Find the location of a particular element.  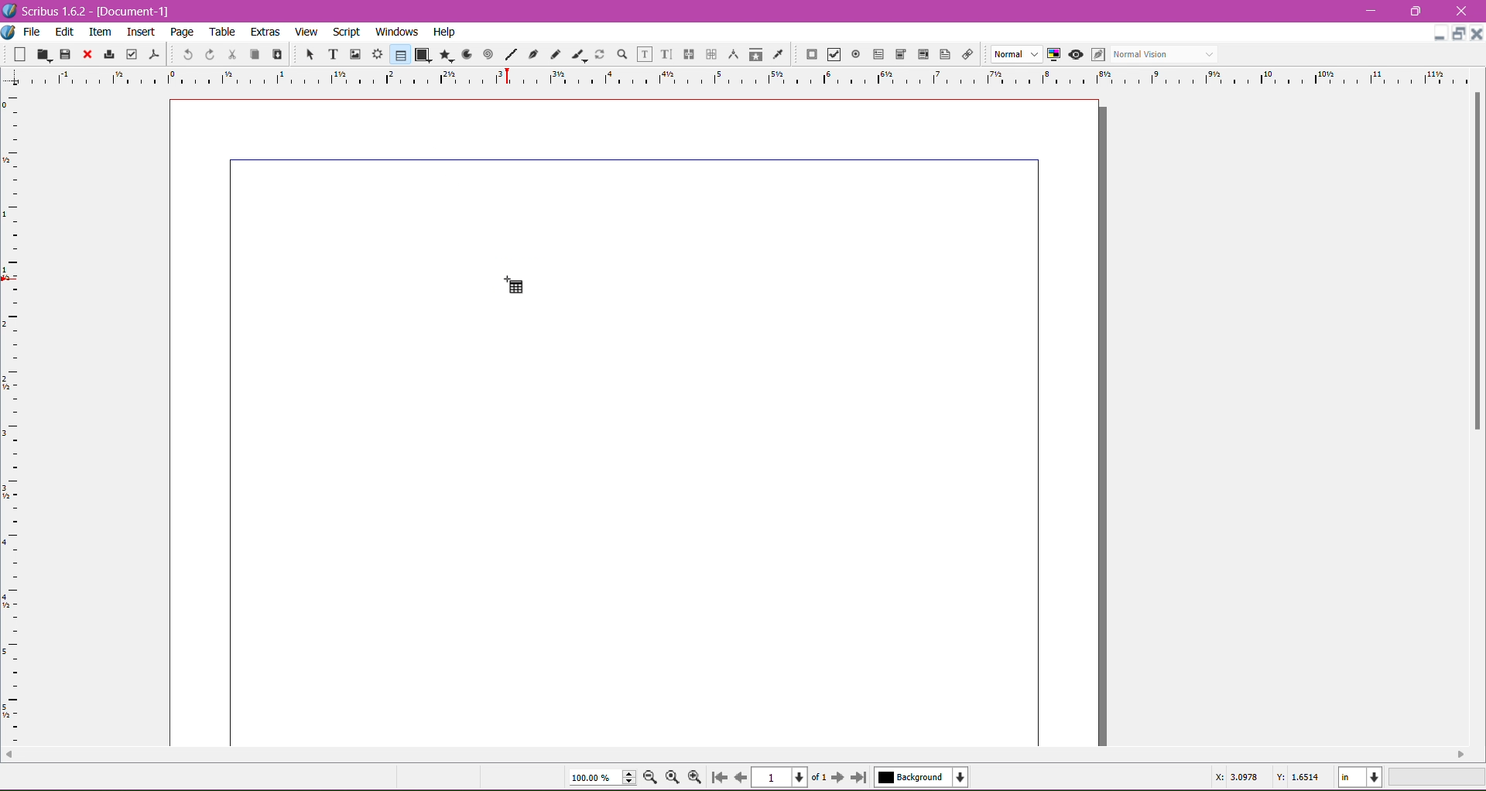

Y: 1.6512 in is located at coordinates (548, 321).